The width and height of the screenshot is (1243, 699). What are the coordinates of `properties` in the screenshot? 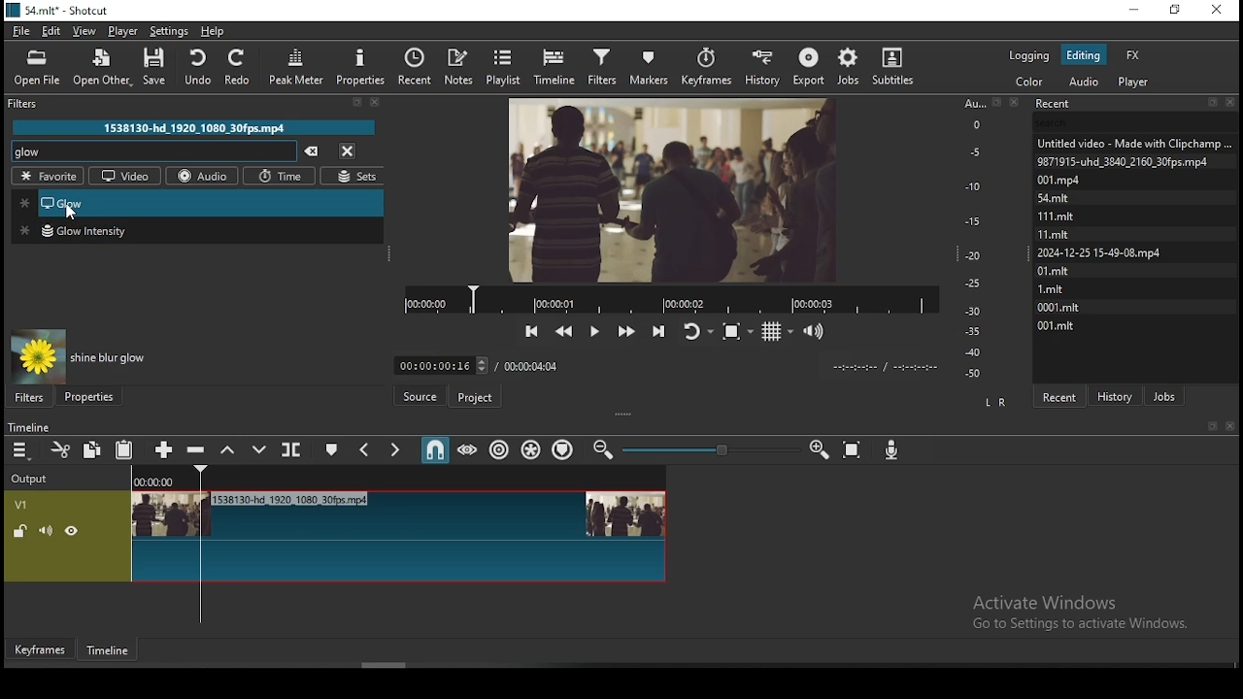 It's located at (88, 395).